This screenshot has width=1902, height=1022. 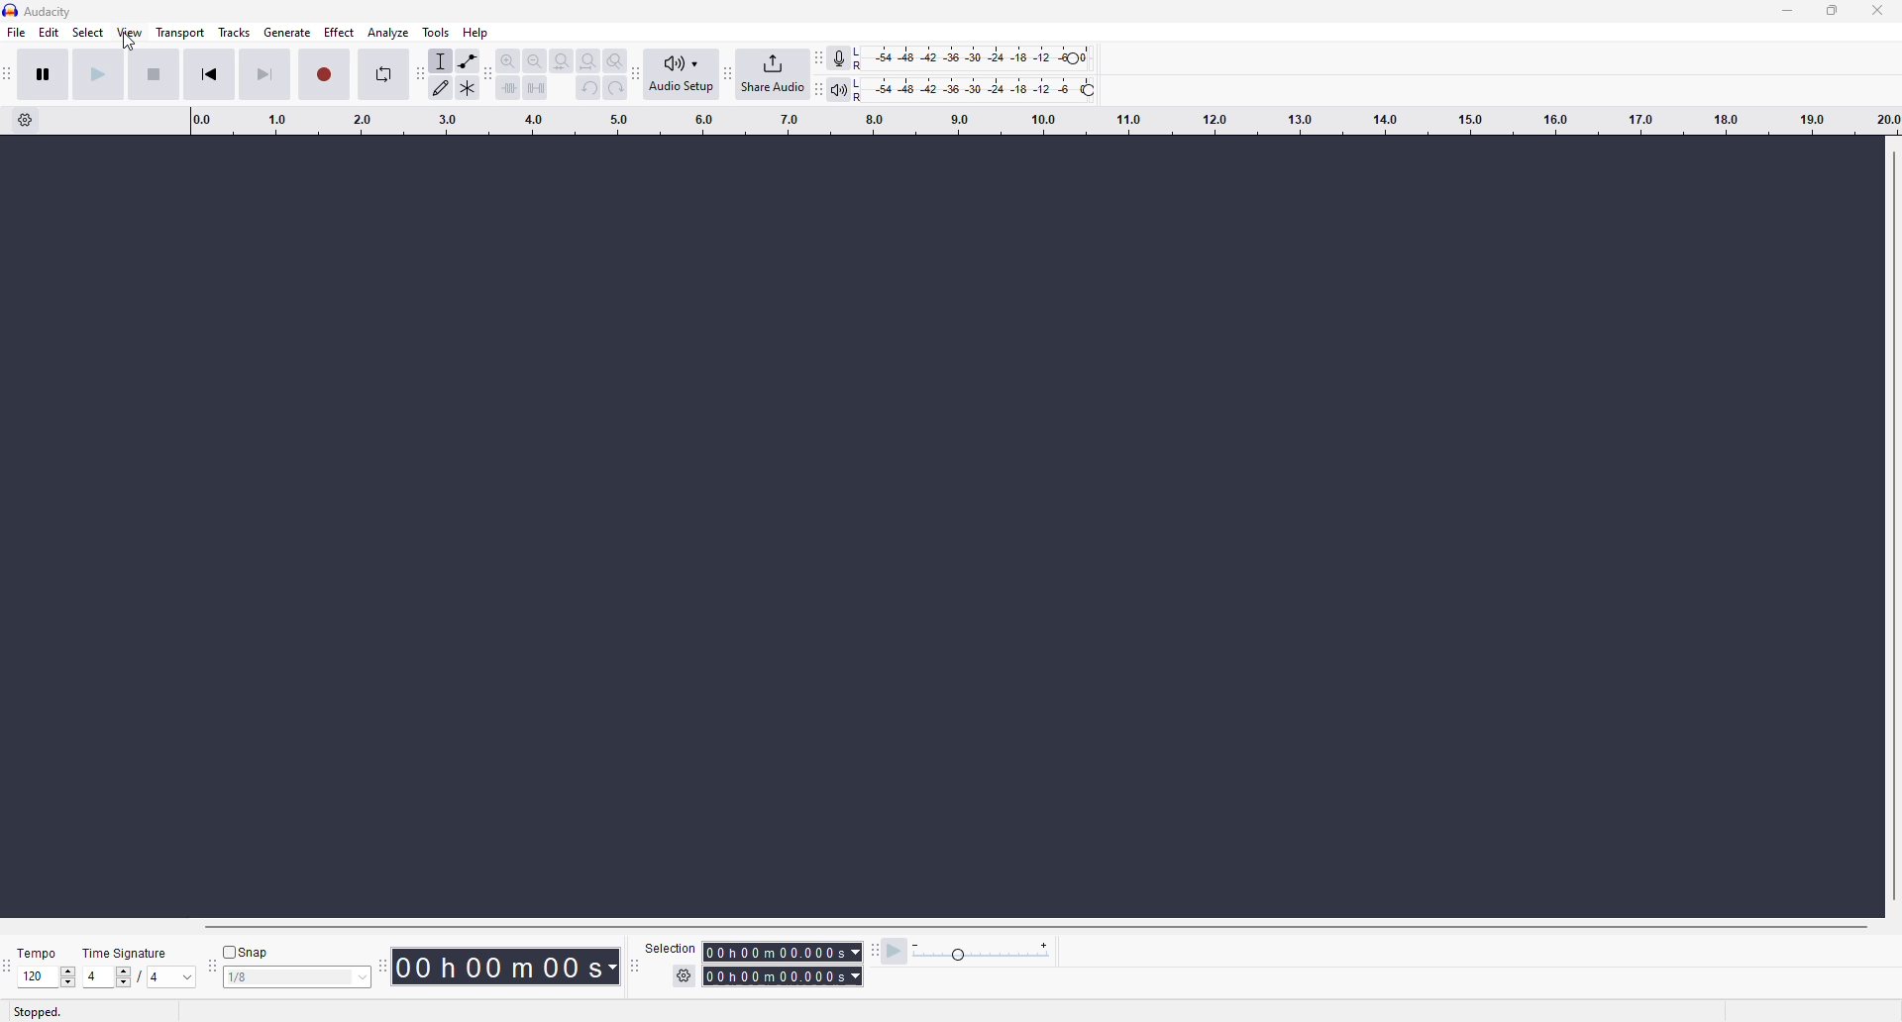 What do you see at coordinates (244, 951) in the screenshot?
I see `snap` at bounding box center [244, 951].